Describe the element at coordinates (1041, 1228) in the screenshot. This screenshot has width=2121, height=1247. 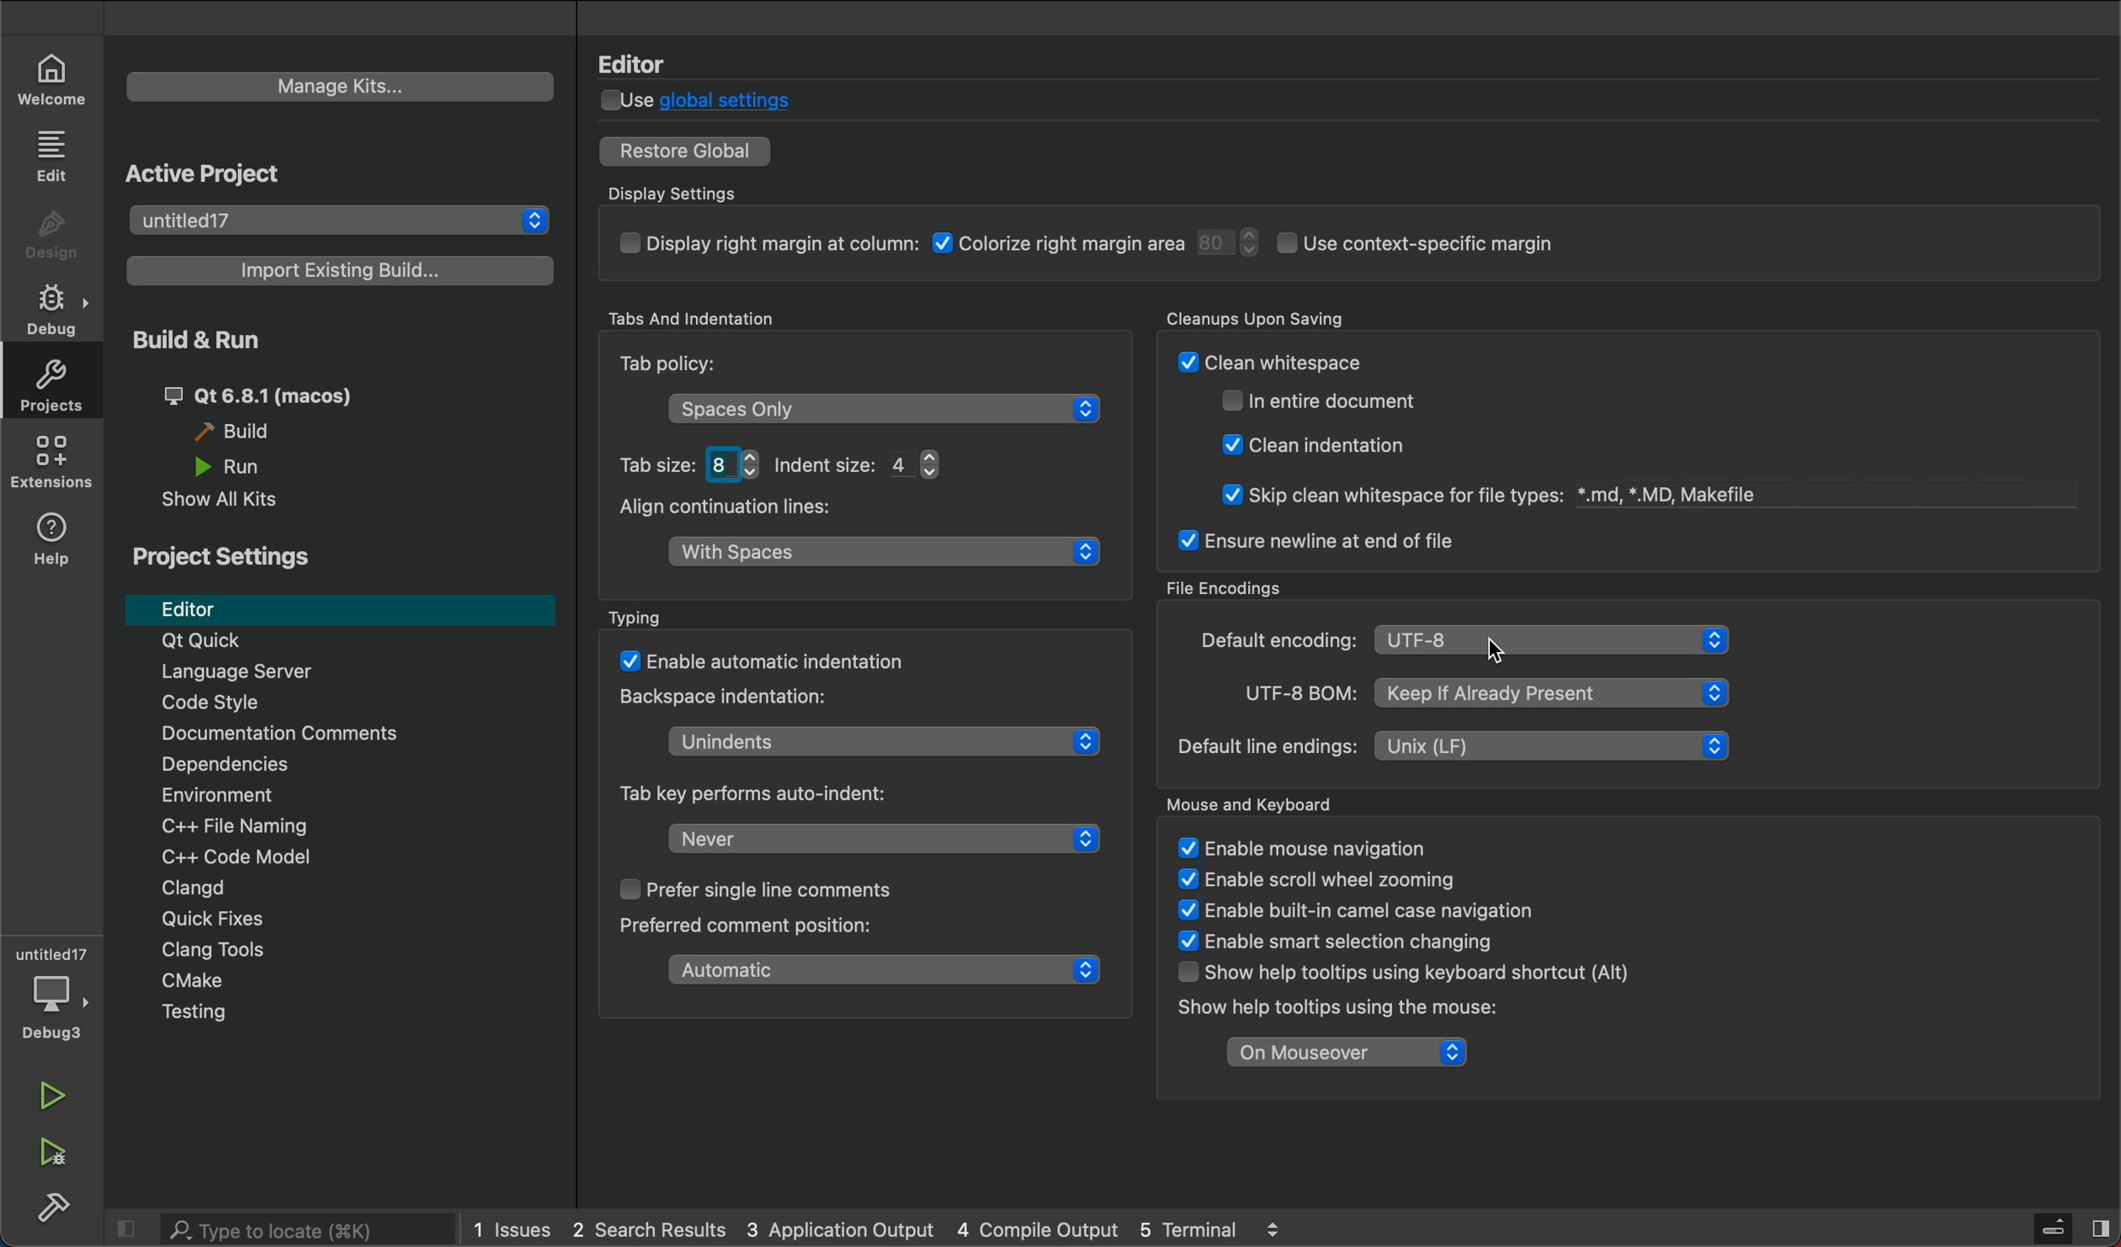
I see `compile output` at that location.